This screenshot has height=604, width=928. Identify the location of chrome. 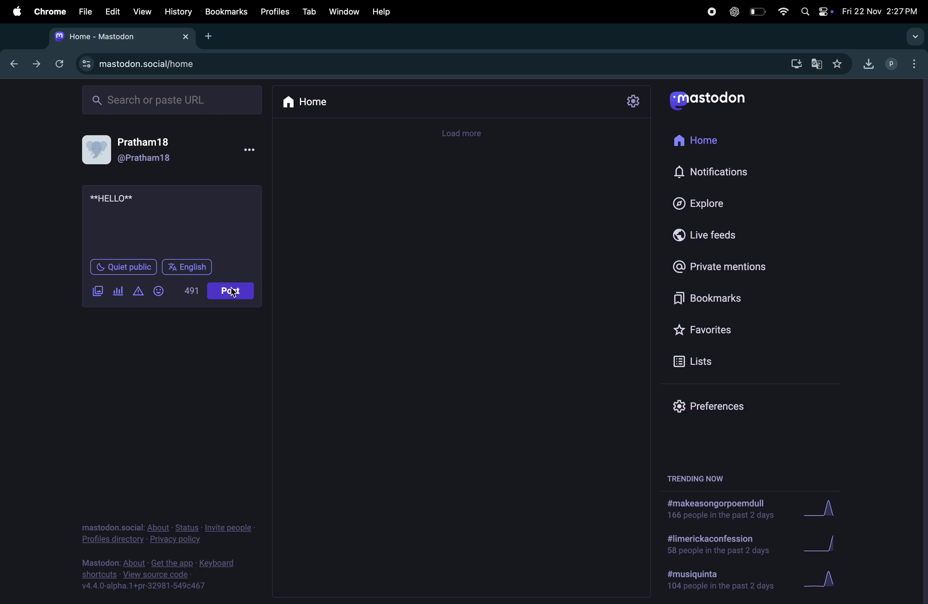
(50, 11).